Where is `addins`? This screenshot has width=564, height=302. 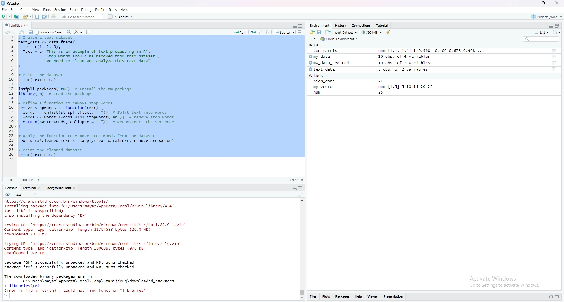 addins is located at coordinates (127, 17).